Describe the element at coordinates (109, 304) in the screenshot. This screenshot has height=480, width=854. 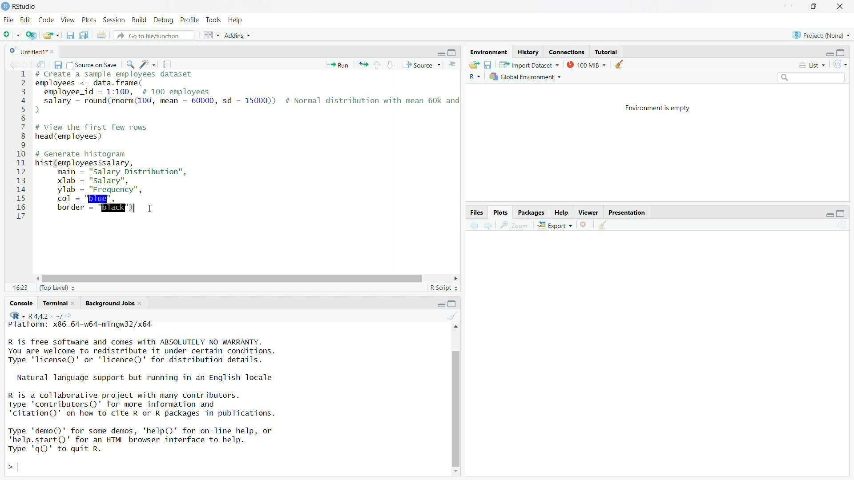
I see `Background Jobs` at that location.